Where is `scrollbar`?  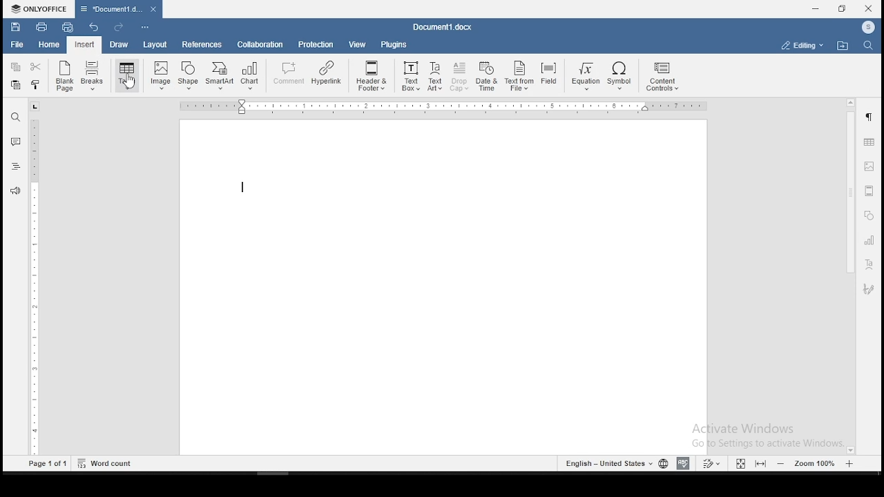 scrollbar is located at coordinates (849, 276).